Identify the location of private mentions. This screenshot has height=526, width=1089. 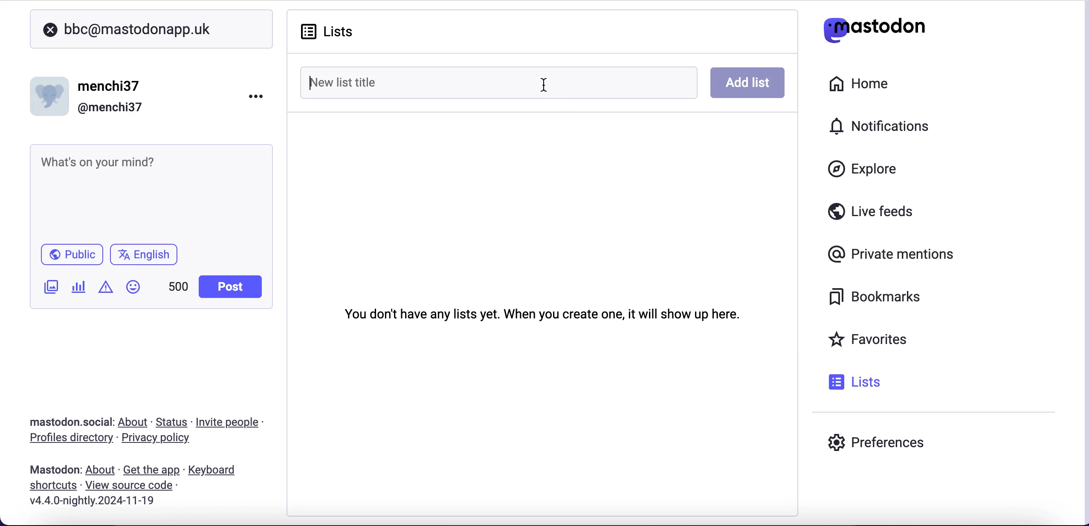
(894, 255).